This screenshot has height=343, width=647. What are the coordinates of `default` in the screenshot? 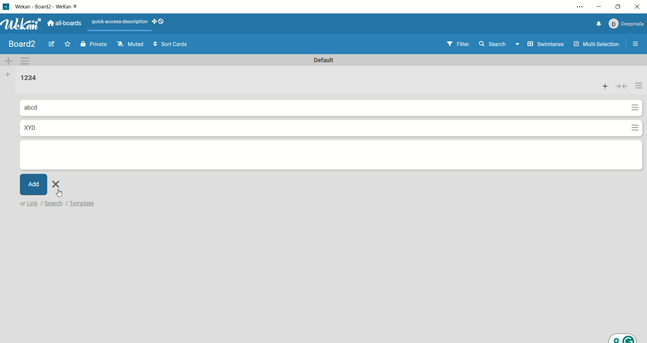 It's located at (323, 59).